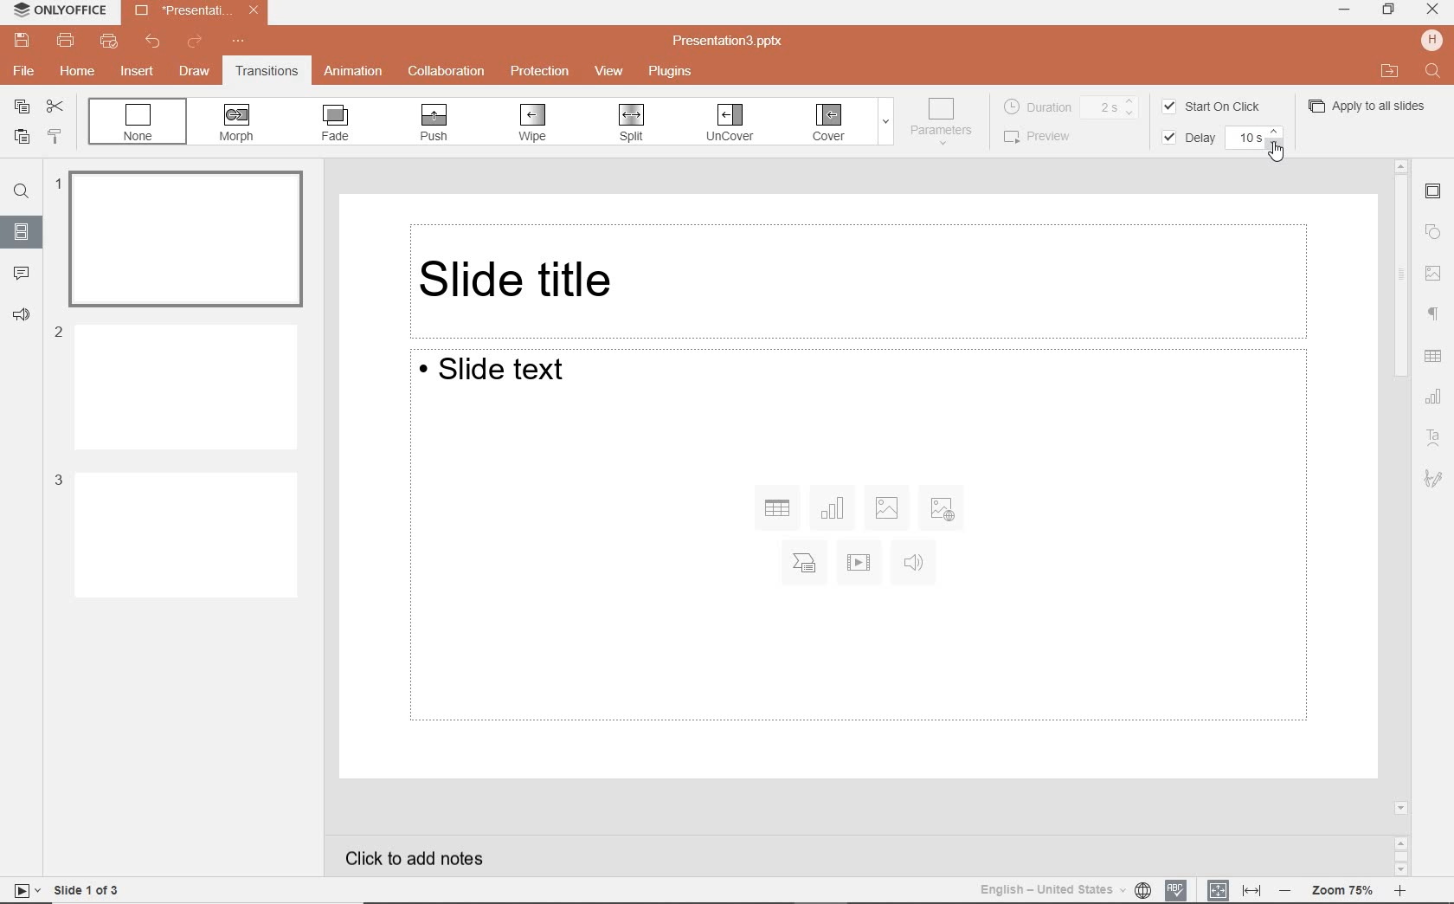 This screenshot has width=1454, height=904. Describe the element at coordinates (54, 108) in the screenshot. I see `cut` at that location.